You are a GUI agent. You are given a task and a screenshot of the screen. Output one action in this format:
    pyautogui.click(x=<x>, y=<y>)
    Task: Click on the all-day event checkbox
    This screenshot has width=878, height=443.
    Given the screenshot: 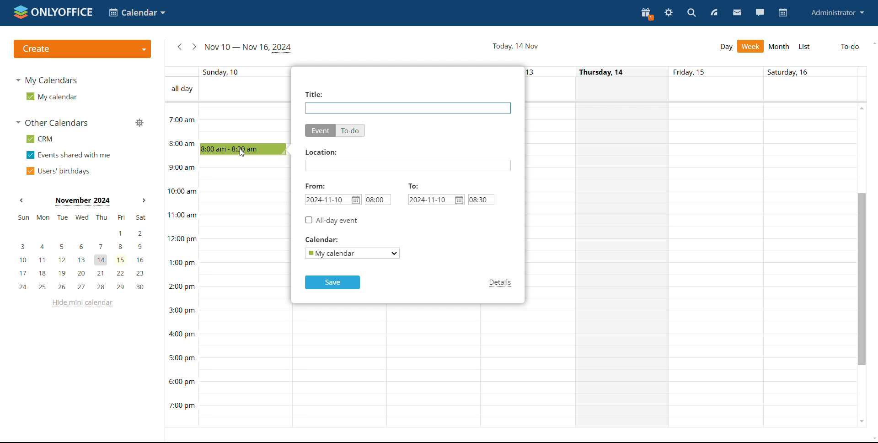 What is the action you would take?
    pyautogui.click(x=334, y=220)
    